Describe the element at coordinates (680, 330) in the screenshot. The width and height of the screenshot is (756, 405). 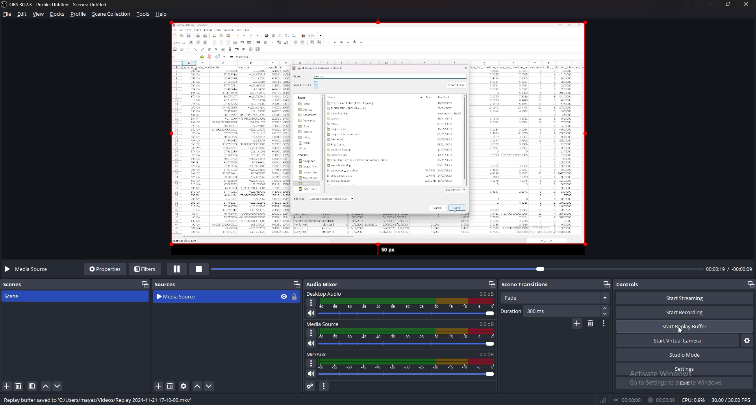
I see `cursor` at that location.